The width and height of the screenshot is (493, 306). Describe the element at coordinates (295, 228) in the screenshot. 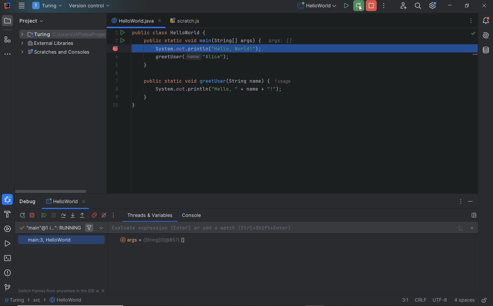

I see `add to watches` at that location.